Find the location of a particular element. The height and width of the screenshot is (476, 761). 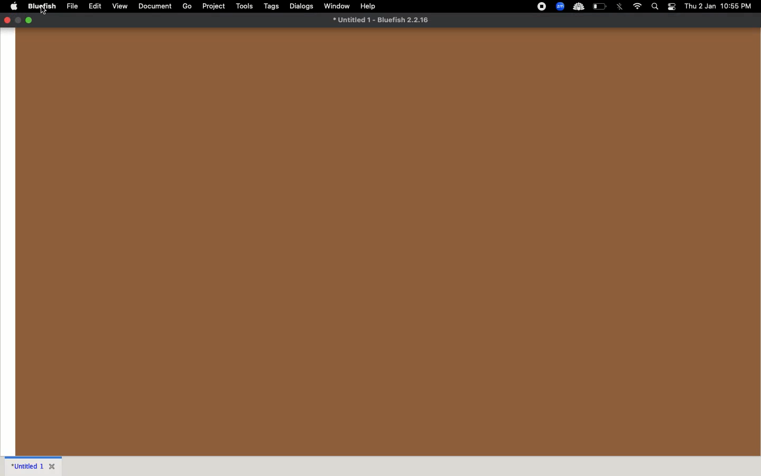

untitled is located at coordinates (26, 465).